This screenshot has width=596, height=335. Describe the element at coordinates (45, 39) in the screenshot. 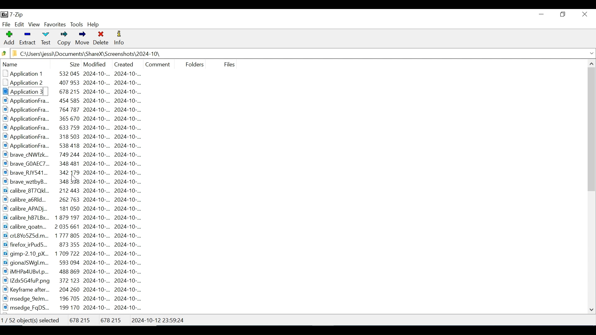

I see `Test` at that location.